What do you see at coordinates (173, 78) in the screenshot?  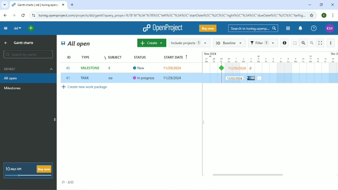 I see `11/29/2024` at bounding box center [173, 78].